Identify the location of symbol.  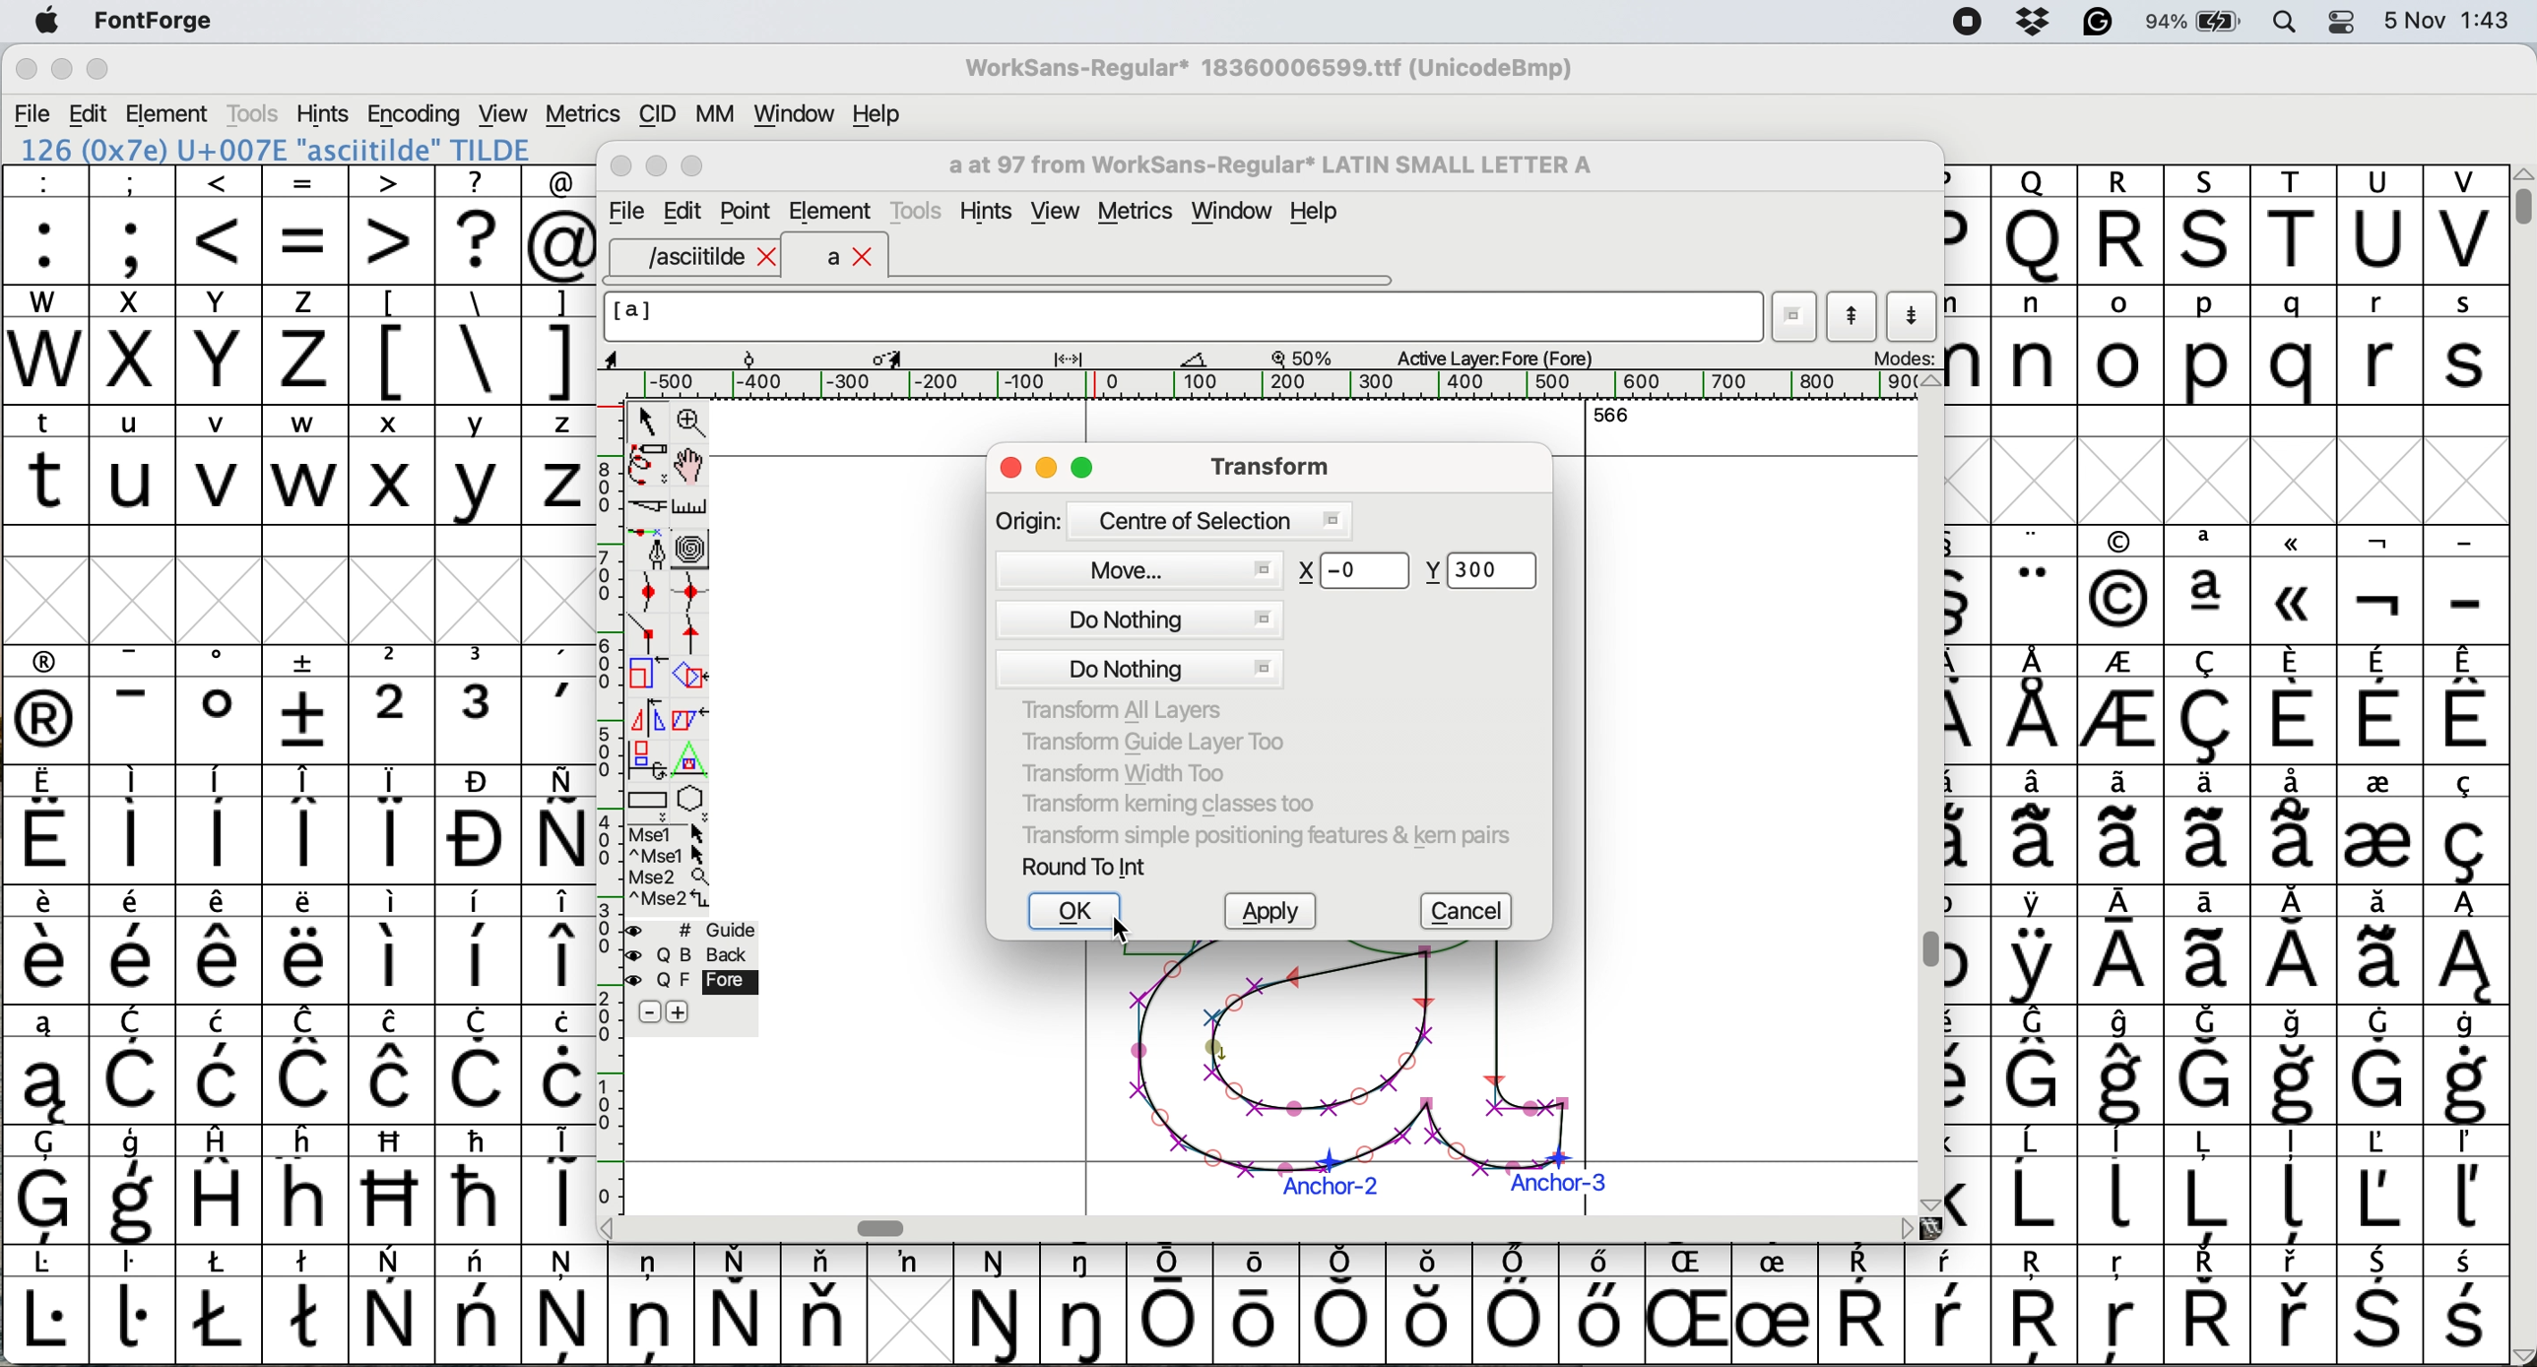
(2468, 704).